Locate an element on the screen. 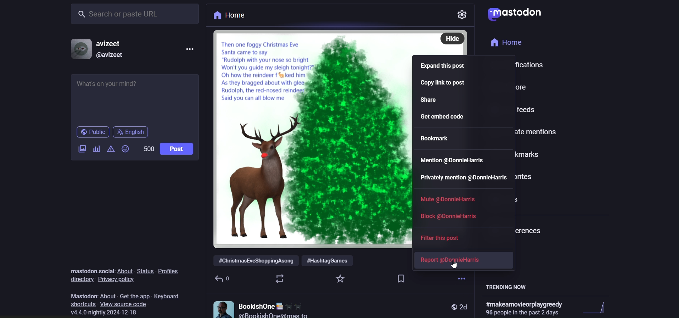 Image resolution: width=679 pixels, height=318 pixels. live feed is located at coordinates (524, 110).